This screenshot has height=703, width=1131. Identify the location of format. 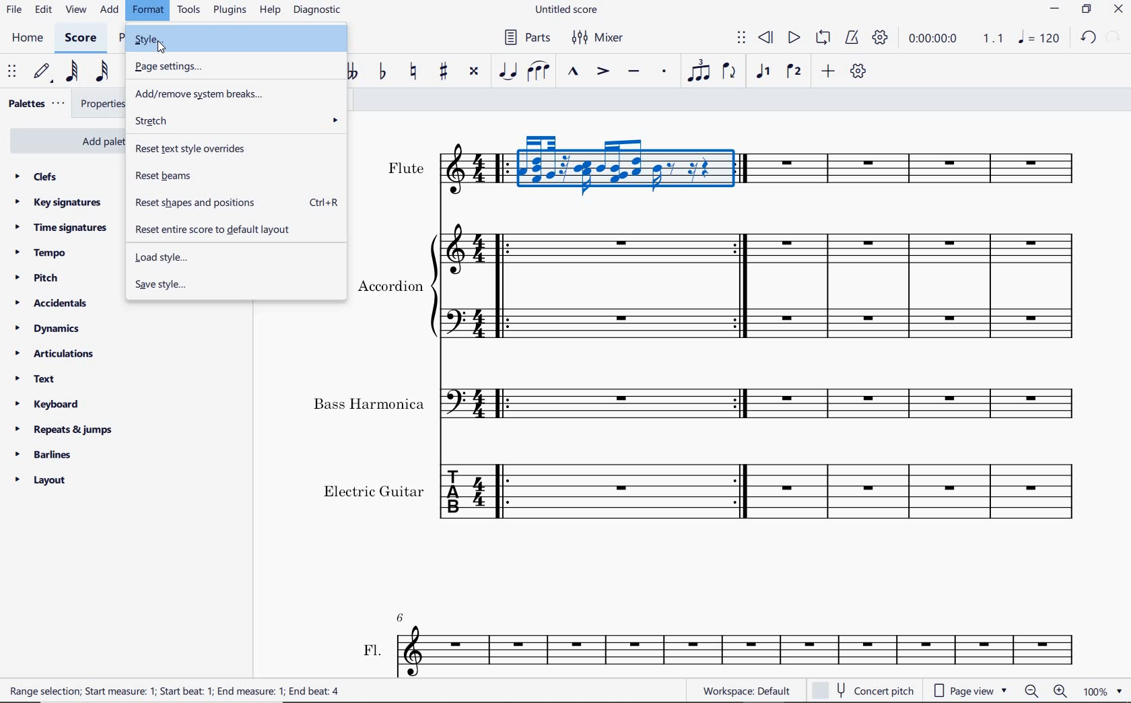
(148, 11).